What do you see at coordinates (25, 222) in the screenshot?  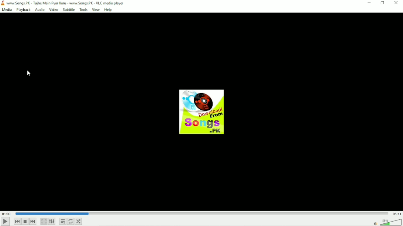 I see `Stop playback` at bounding box center [25, 222].